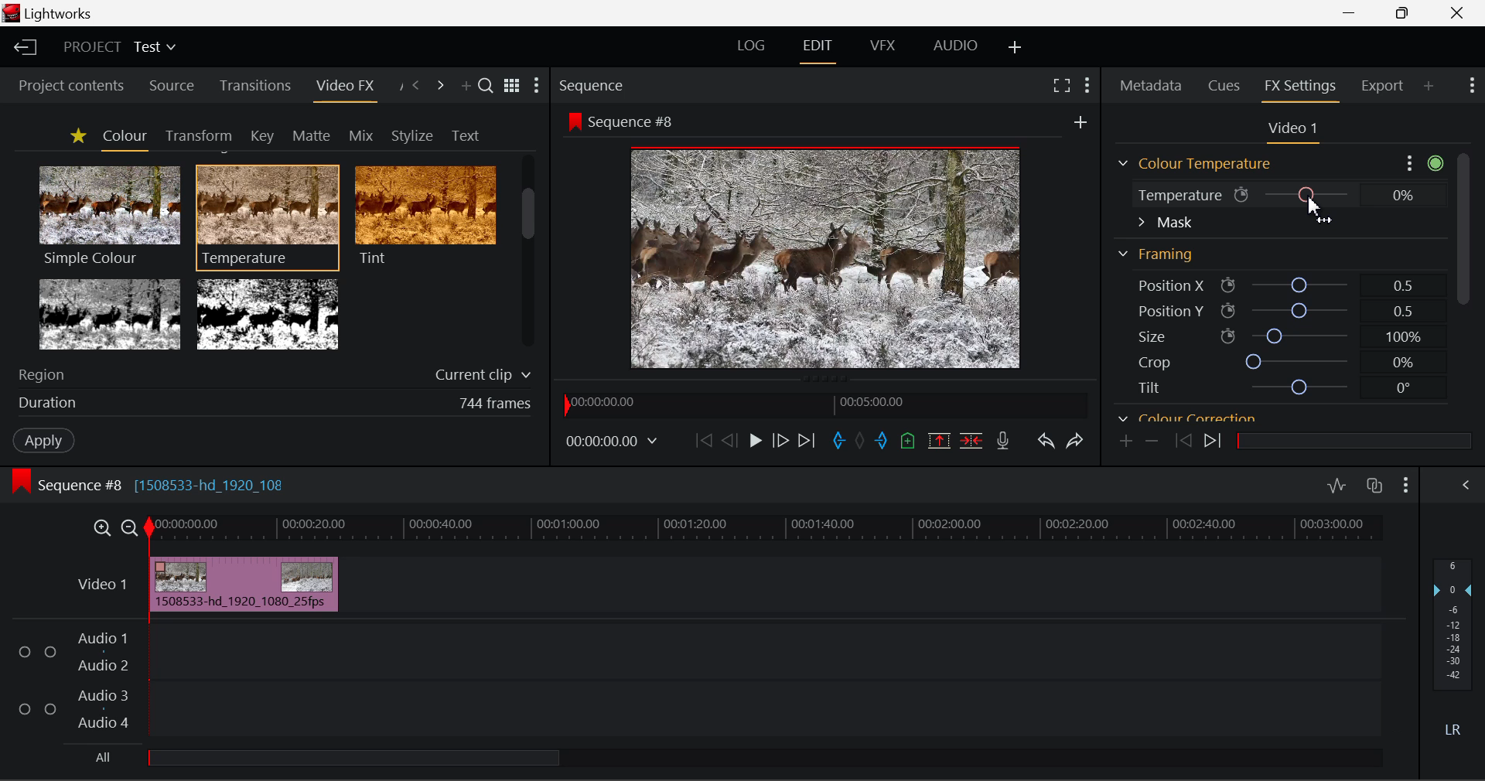 The height and width of the screenshot is (781, 1485). Describe the element at coordinates (1422, 162) in the screenshot. I see `Show Settings` at that location.